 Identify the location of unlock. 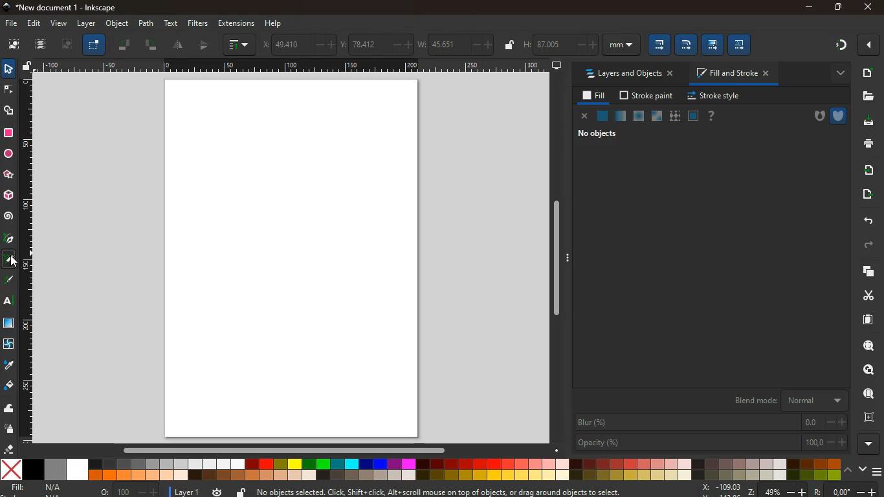
(241, 491).